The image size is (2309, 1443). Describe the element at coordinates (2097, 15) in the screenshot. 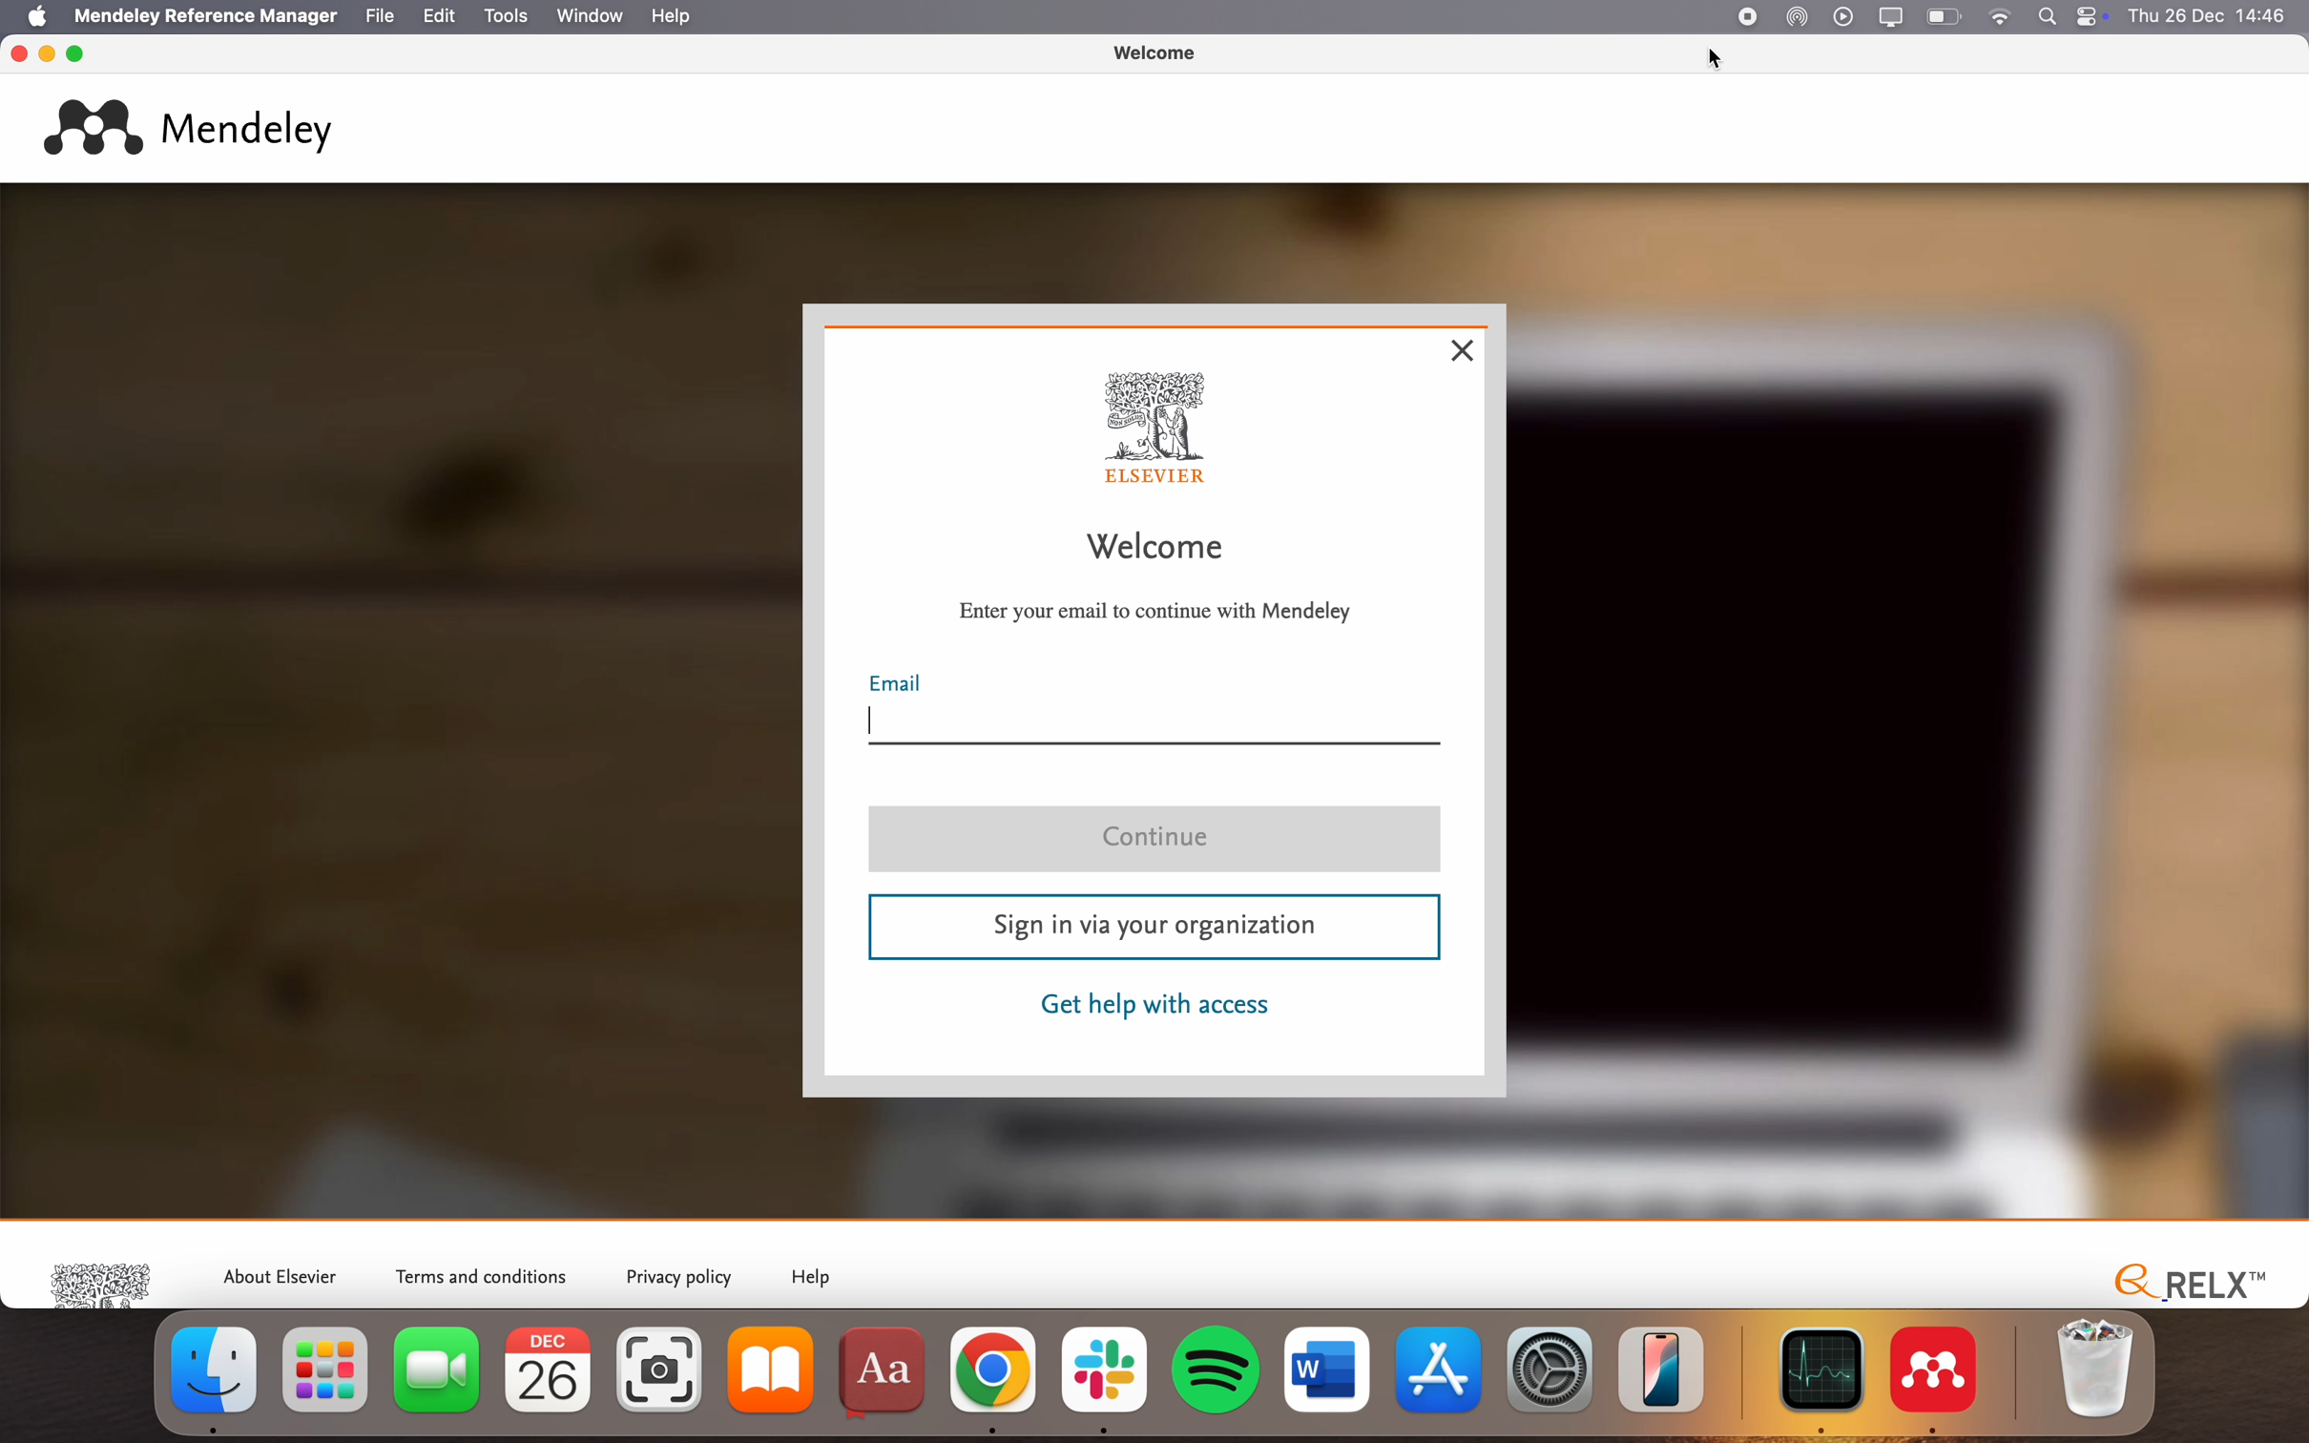

I see `controls` at that location.